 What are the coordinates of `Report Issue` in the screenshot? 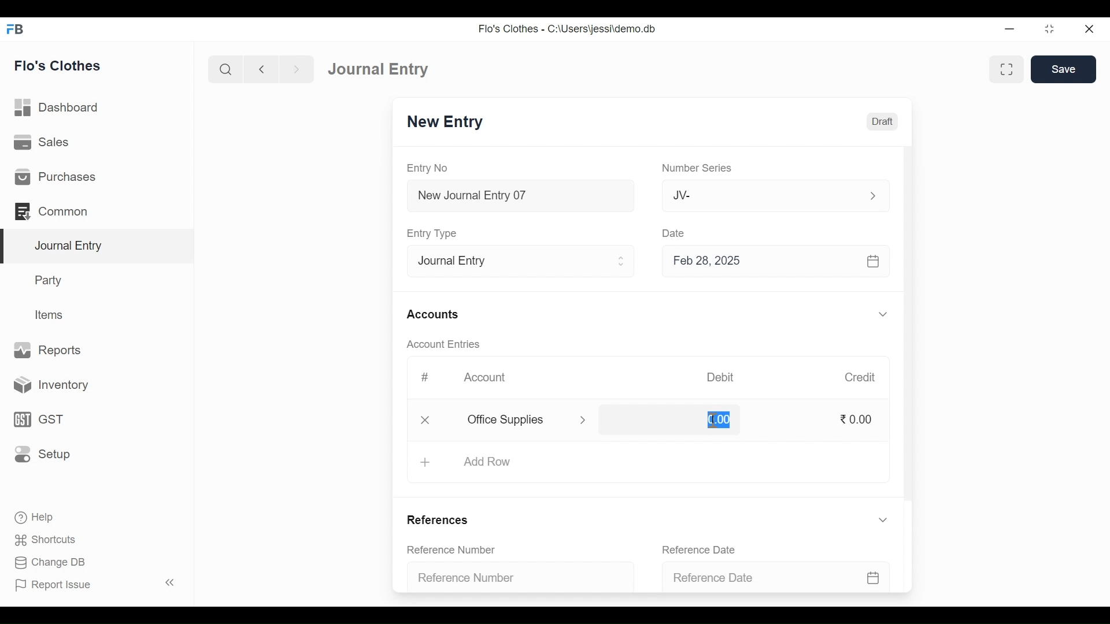 It's located at (53, 584).